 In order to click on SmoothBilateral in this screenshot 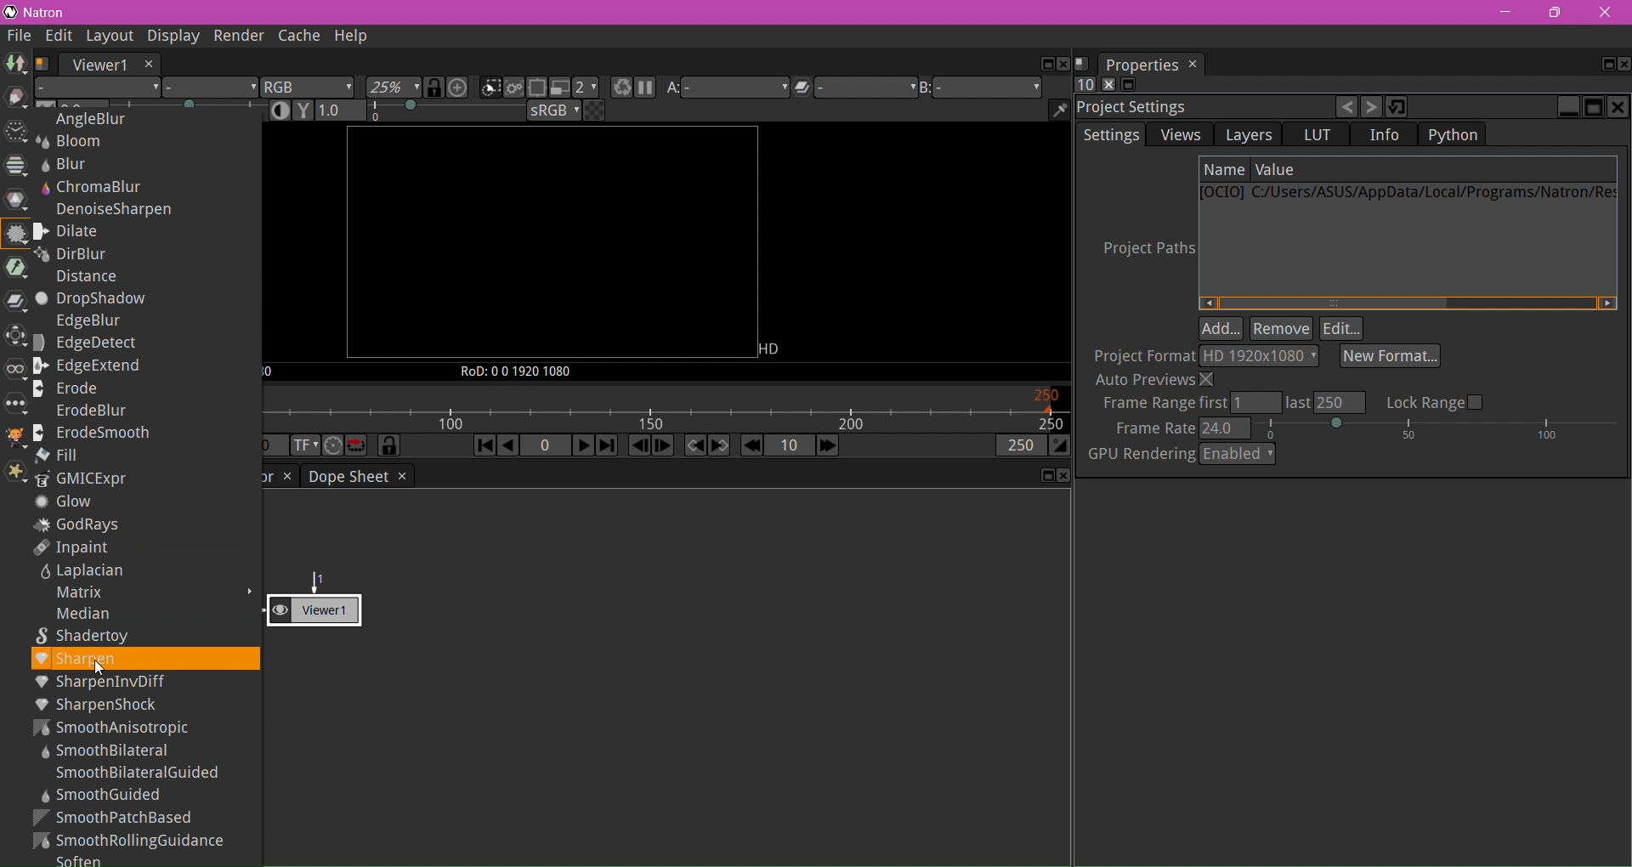, I will do `click(110, 751)`.